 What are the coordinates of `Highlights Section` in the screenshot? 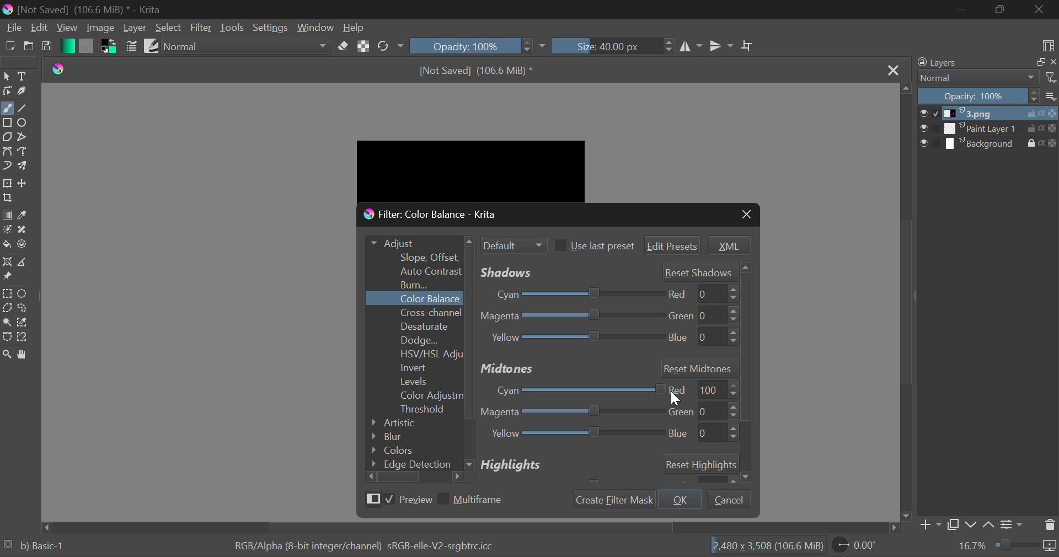 It's located at (605, 467).